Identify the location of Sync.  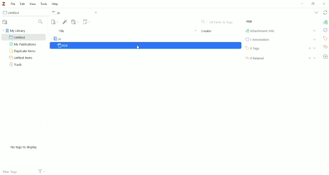
(325, 13).